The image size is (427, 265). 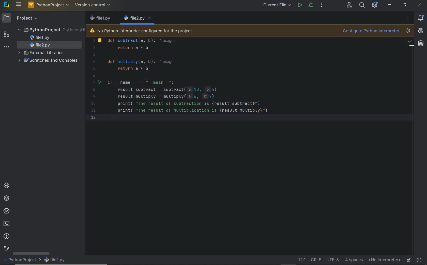 I want to click on code with me, so click(x=349, y=6).